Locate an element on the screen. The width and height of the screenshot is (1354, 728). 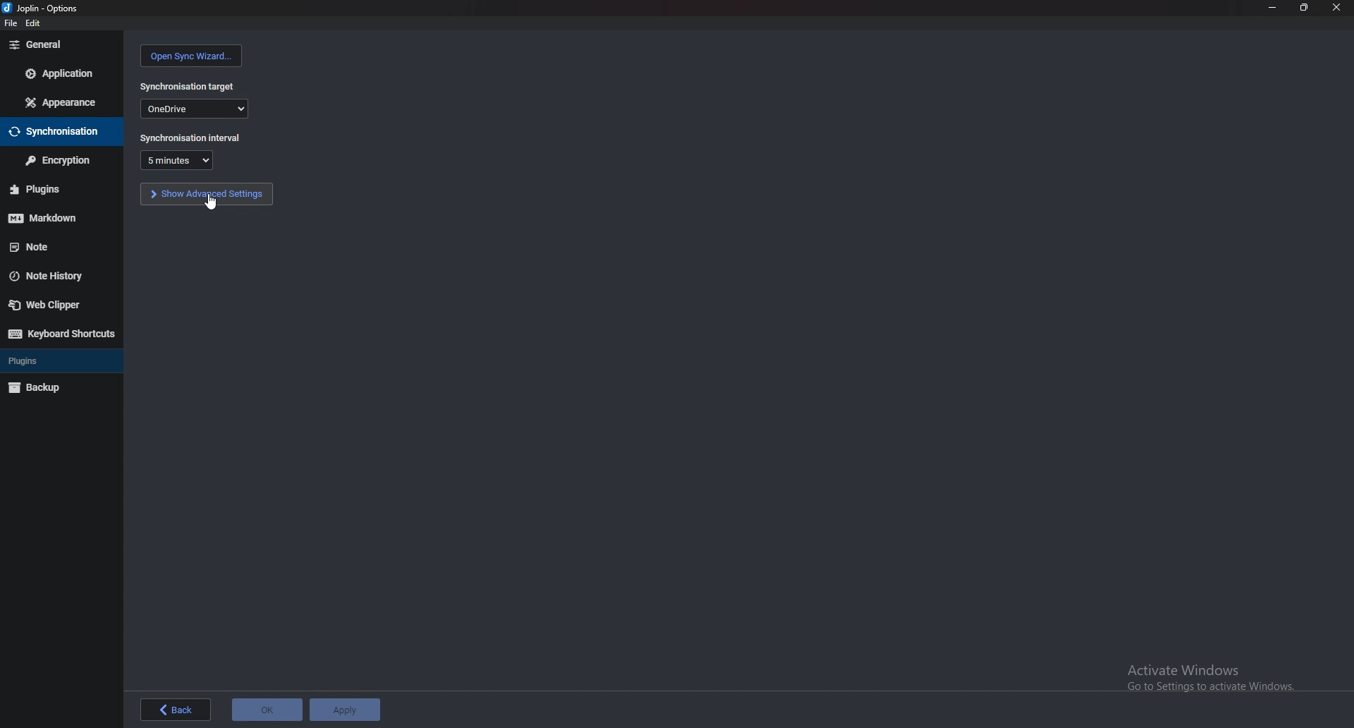
one drive is located at coordinates (194, 108).